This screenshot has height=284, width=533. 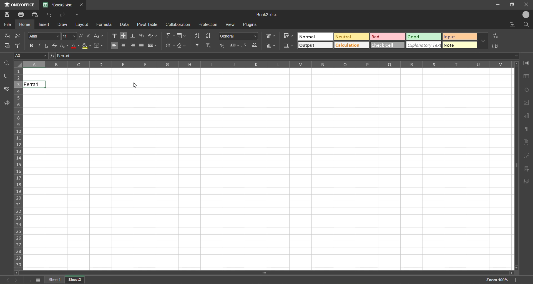 What do you see at coordinates (49, 15) in the screenshot?
I see `undo` at bounding box center [49, 15].